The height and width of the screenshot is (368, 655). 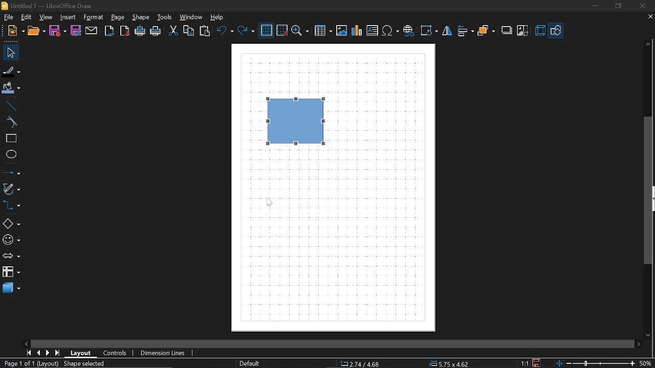 I want to click on 3d effects, so click(x=540, y=31).